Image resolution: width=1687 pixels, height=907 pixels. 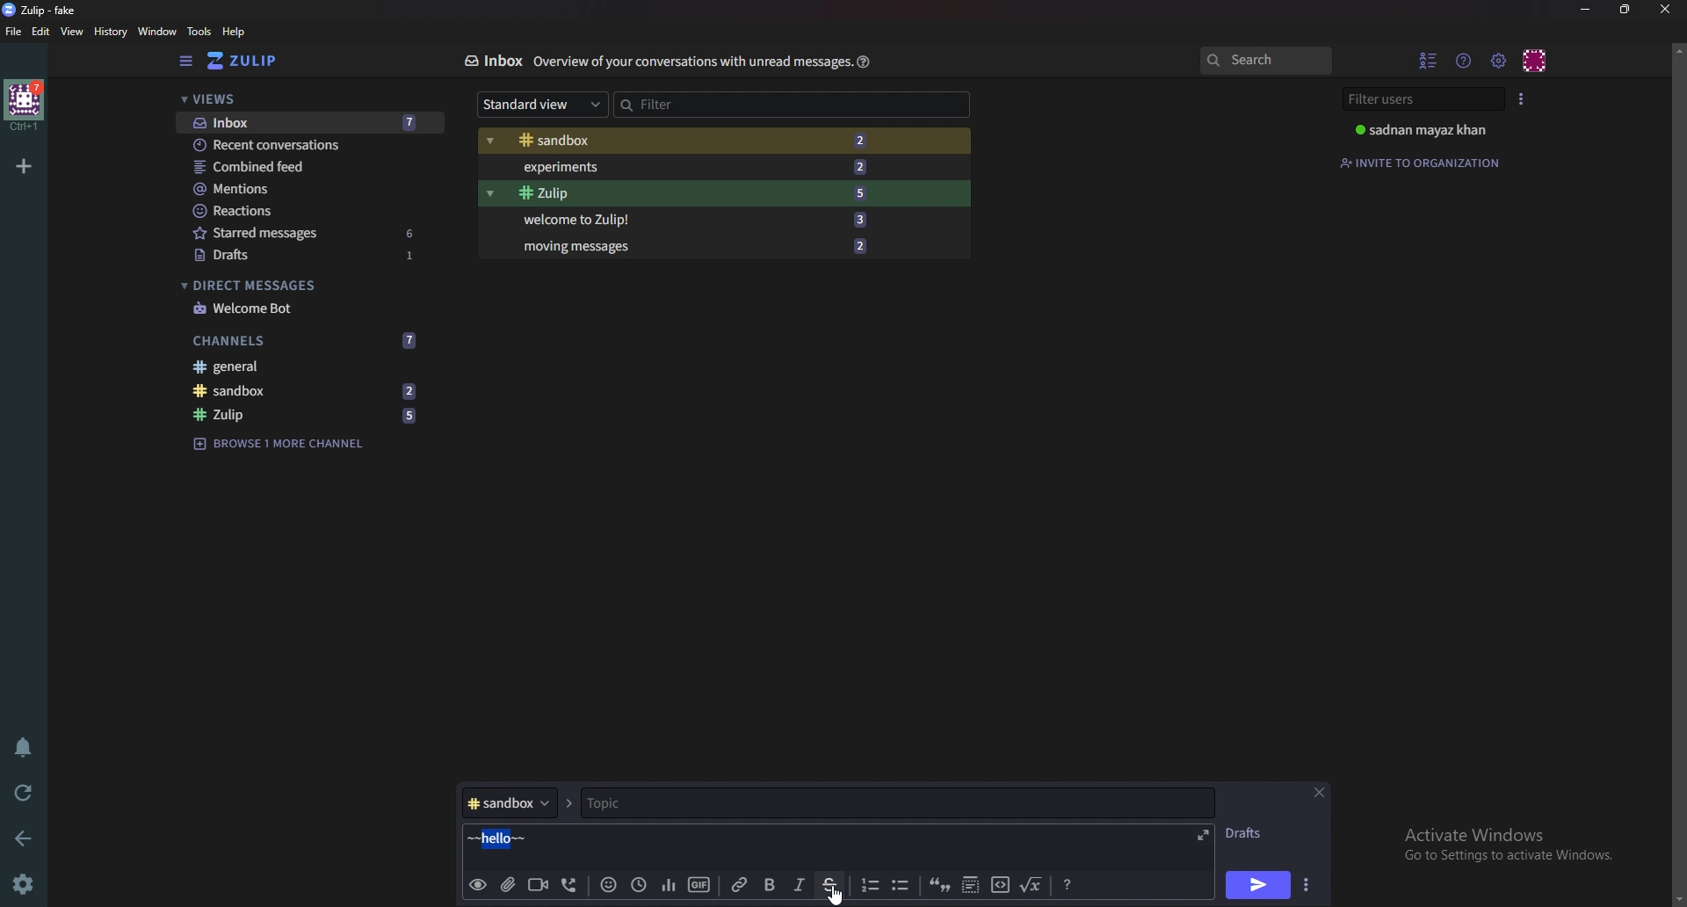 I want to click on Invite to organization, so click(x=1426, y=162).